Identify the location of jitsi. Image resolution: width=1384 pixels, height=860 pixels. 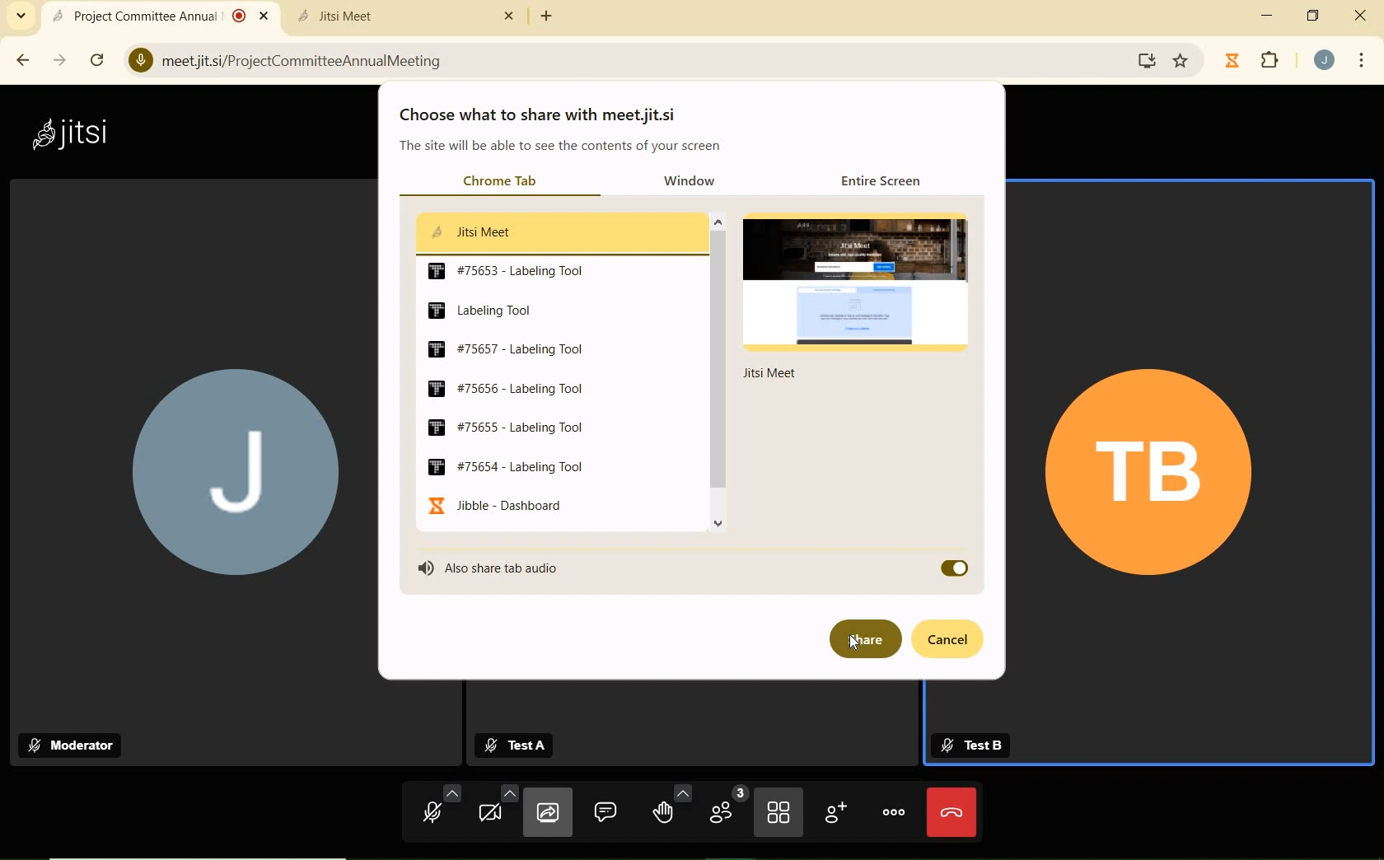
(77, 132).